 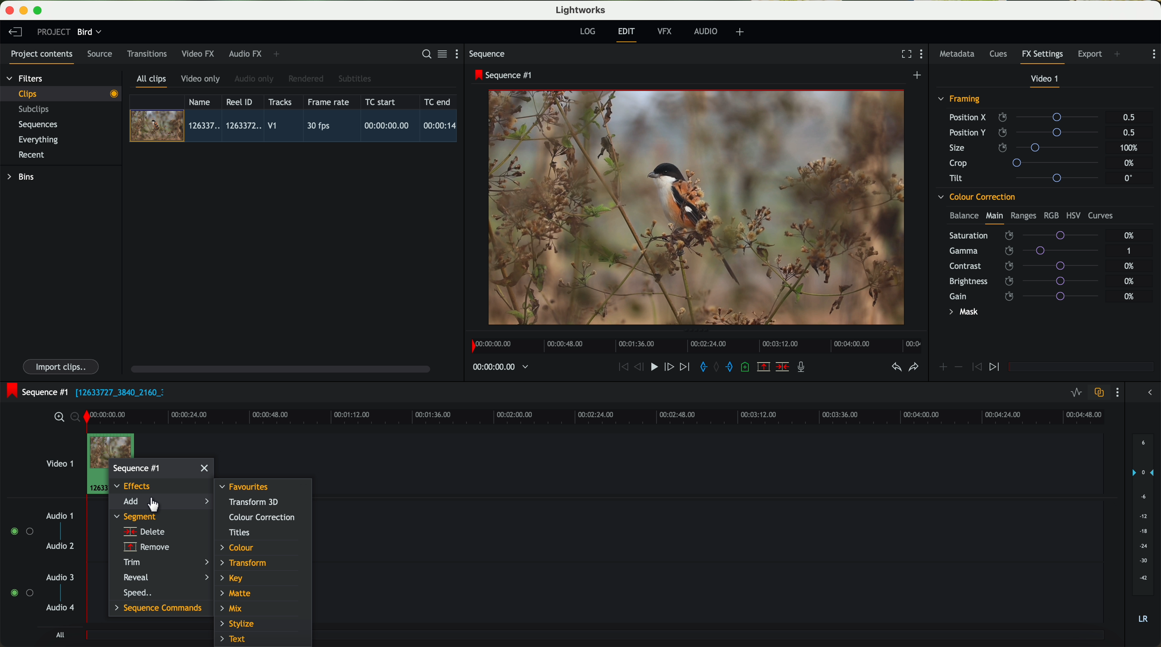 I want to click on contrast, so click(x=1029, y=266).